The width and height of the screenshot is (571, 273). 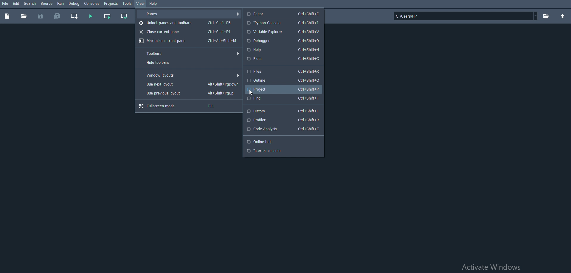 I want to click on IPython console, so click(x=283, y=23).